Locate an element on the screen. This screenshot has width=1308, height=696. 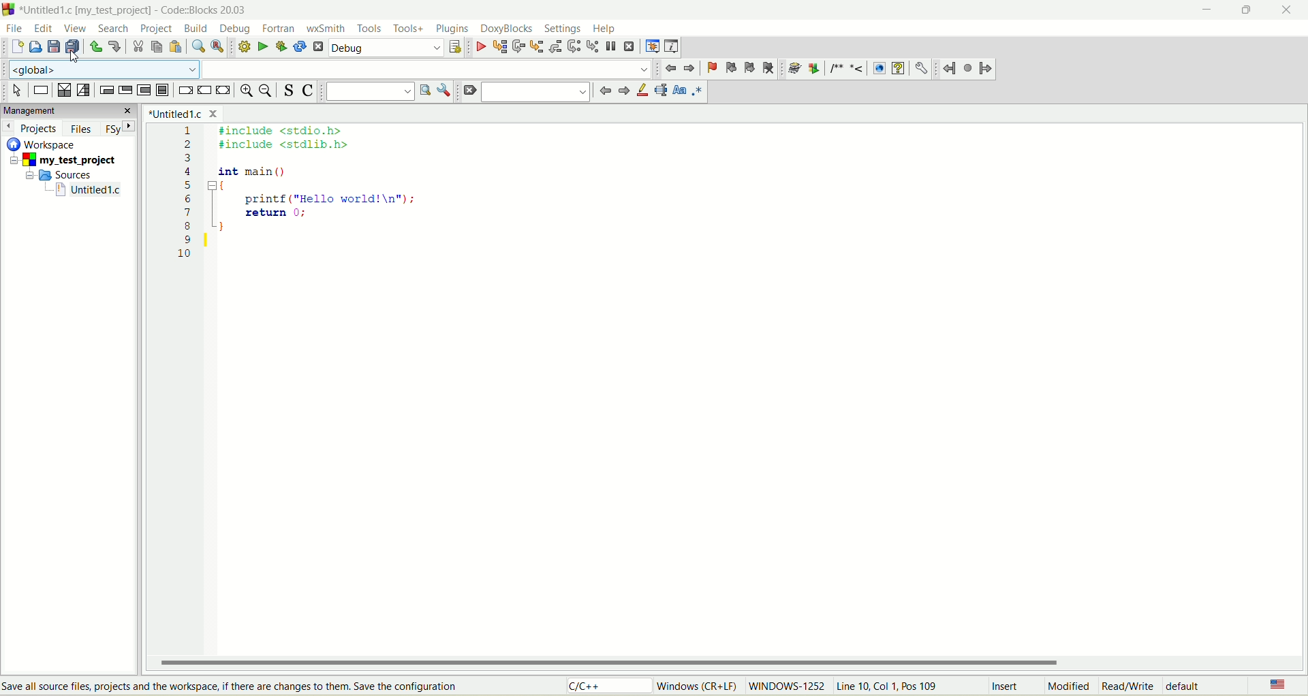
step into instruction is located at coordinates (592, 46).